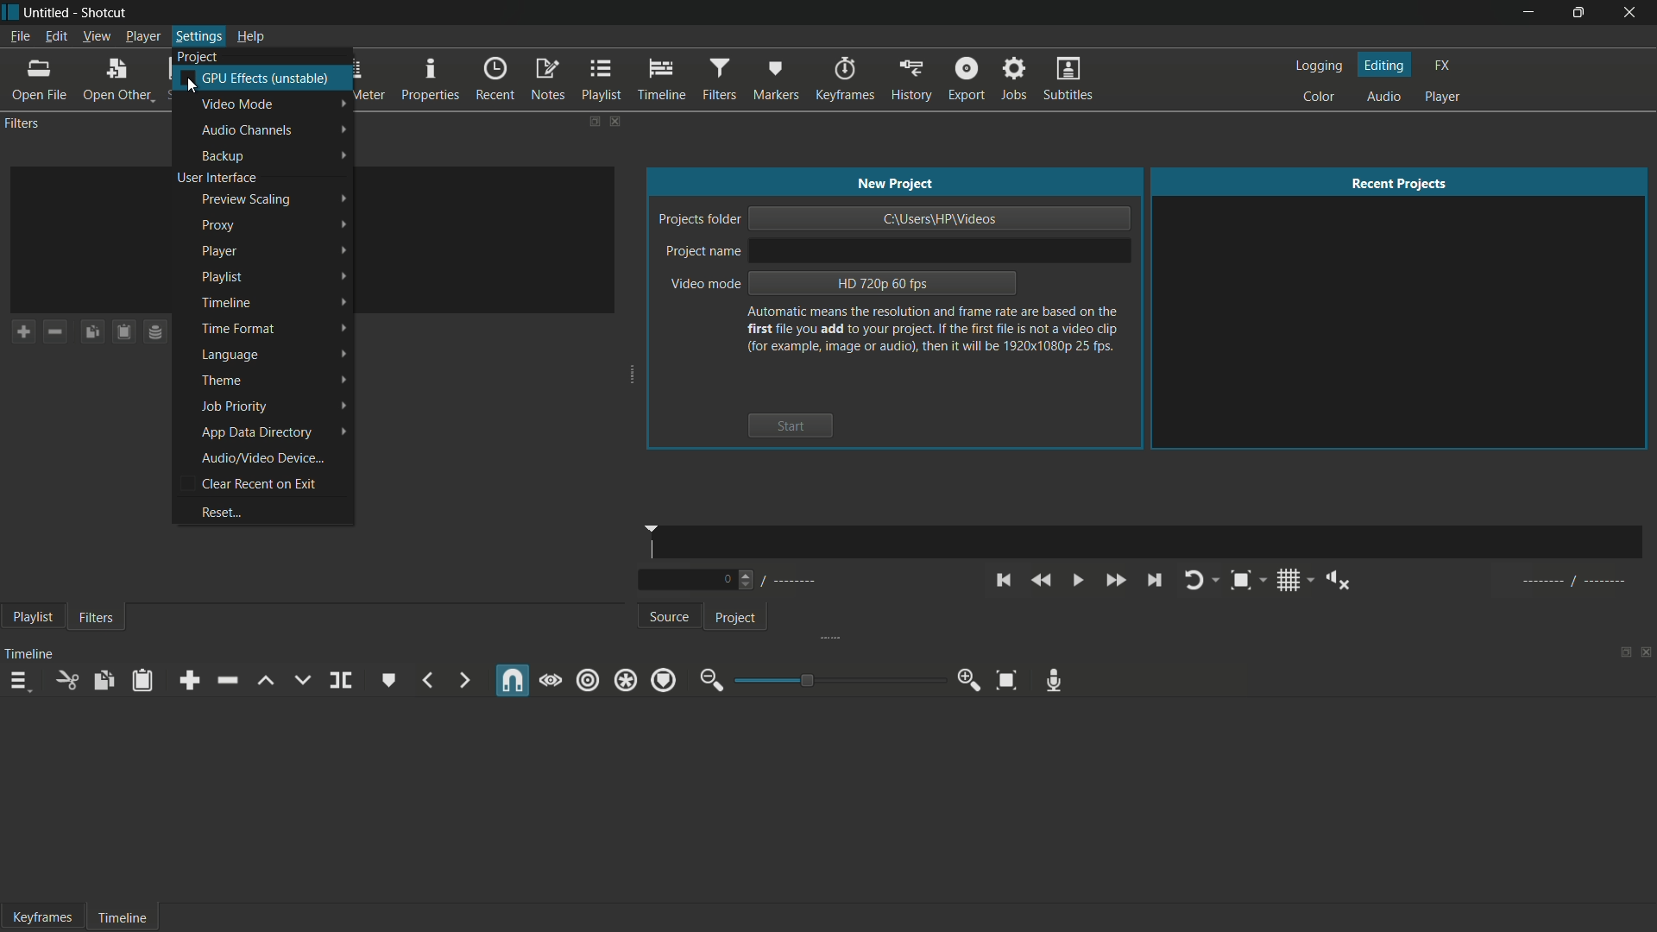 The image size is (1657, 932). I want to click on clear recent on exit, so click(261, 483).